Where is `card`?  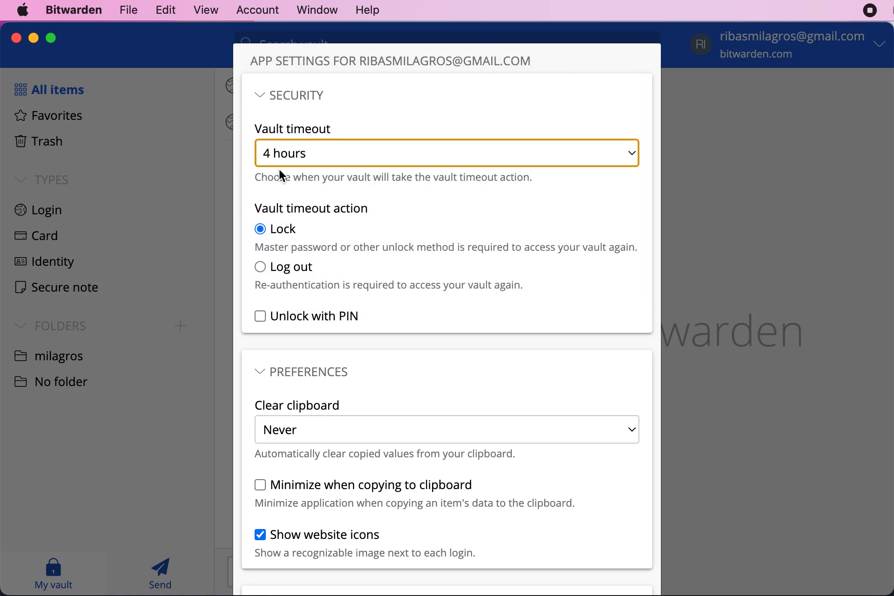 card is located at coordinates (33, 237).